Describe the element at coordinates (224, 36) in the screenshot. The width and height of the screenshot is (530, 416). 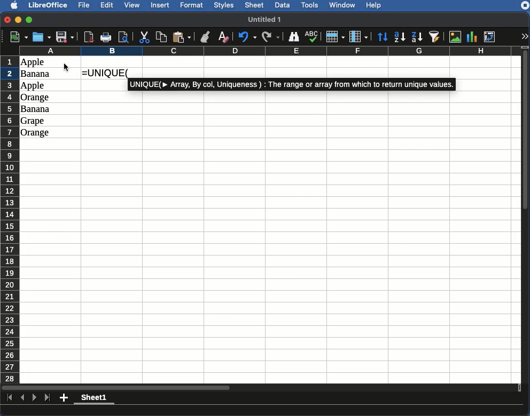
I see `Clear formatting` at that location.